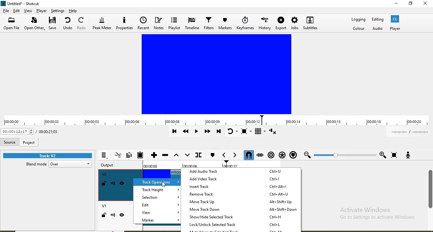 Image resolution: width=433 pixels, height=232 pixels. Describe the element at coordinates (242, 171) in the screenshot. I see `add audio track` at that location.